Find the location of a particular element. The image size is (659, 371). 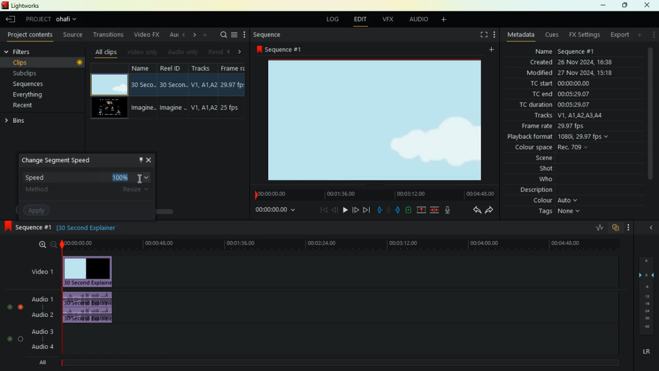

fx settings is located at coordinates (584, 35).